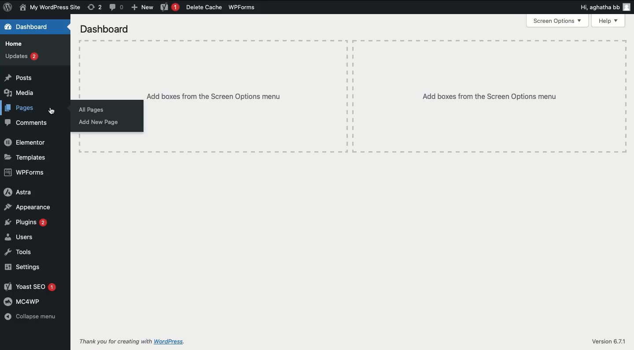  I want to click on Yoast, so click(169, 7).